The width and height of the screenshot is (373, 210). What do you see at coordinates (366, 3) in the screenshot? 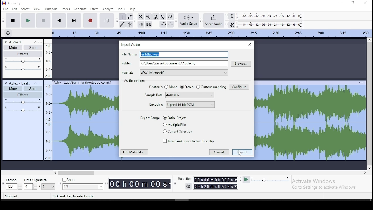
I see `close window` at bounding box center [366, 3].